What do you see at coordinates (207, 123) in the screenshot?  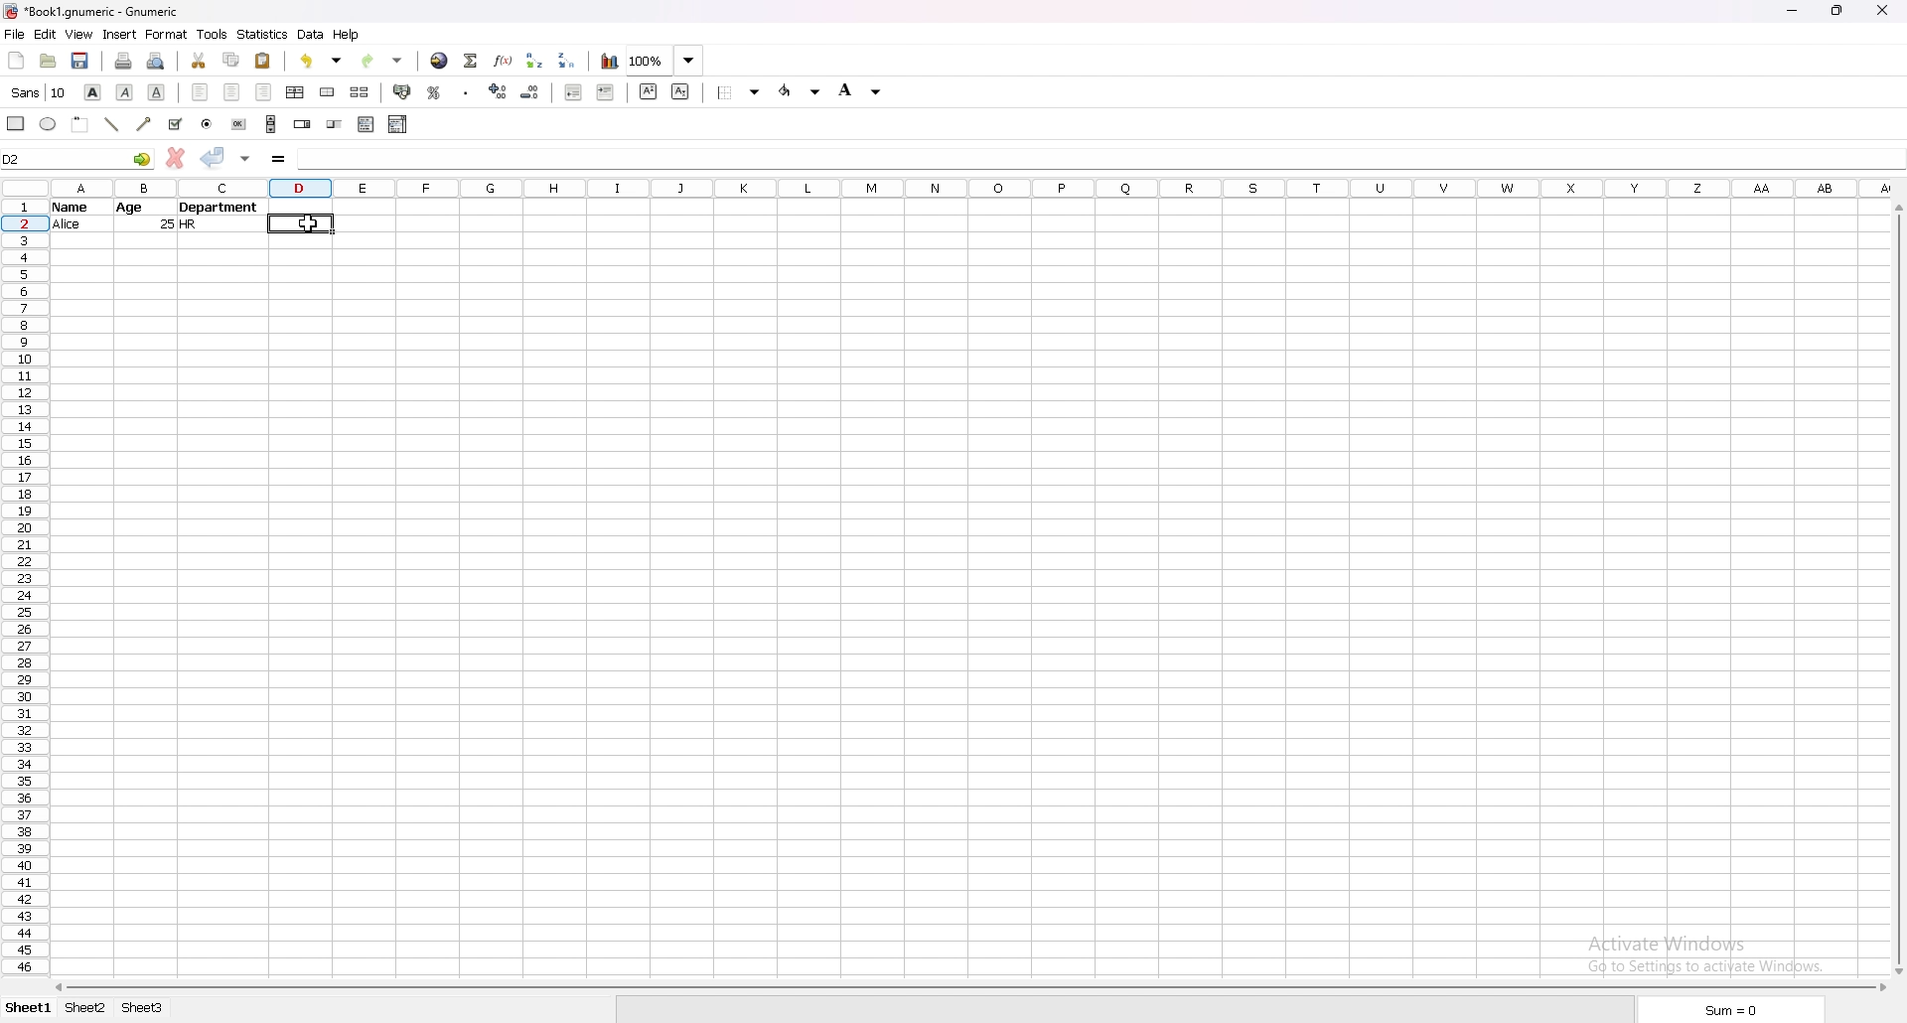 I see `radio button` at bounding box center [207, 123].